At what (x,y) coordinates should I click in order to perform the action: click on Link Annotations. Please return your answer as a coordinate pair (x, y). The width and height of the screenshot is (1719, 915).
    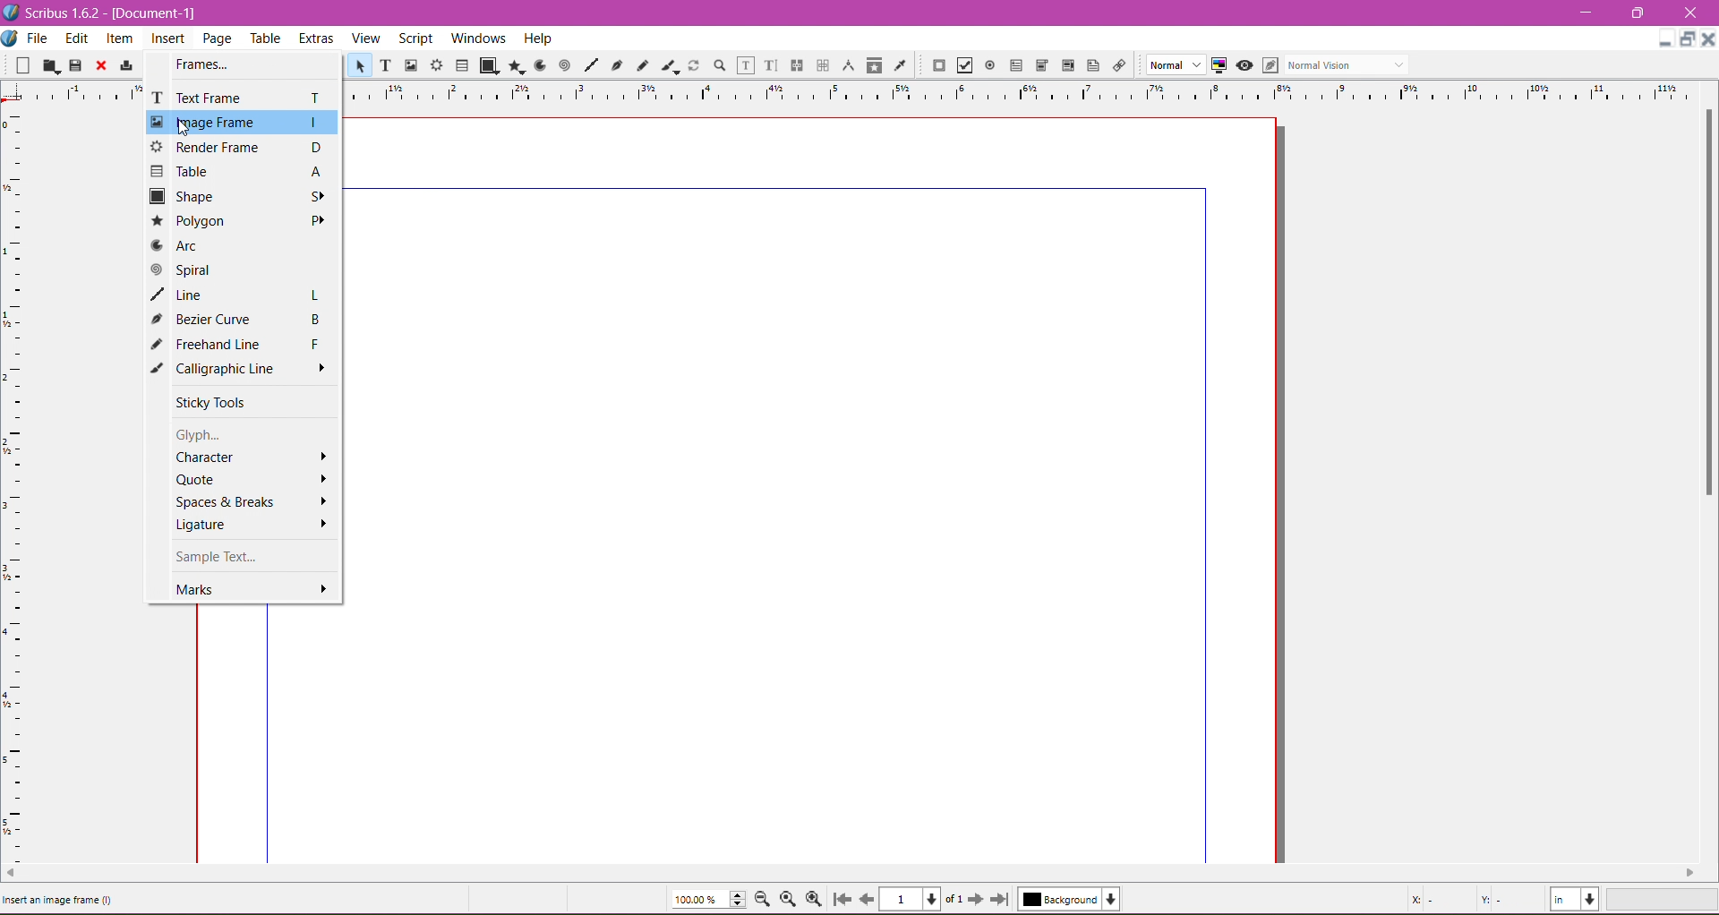
    Looking at the image, I should click on (1118, 66).